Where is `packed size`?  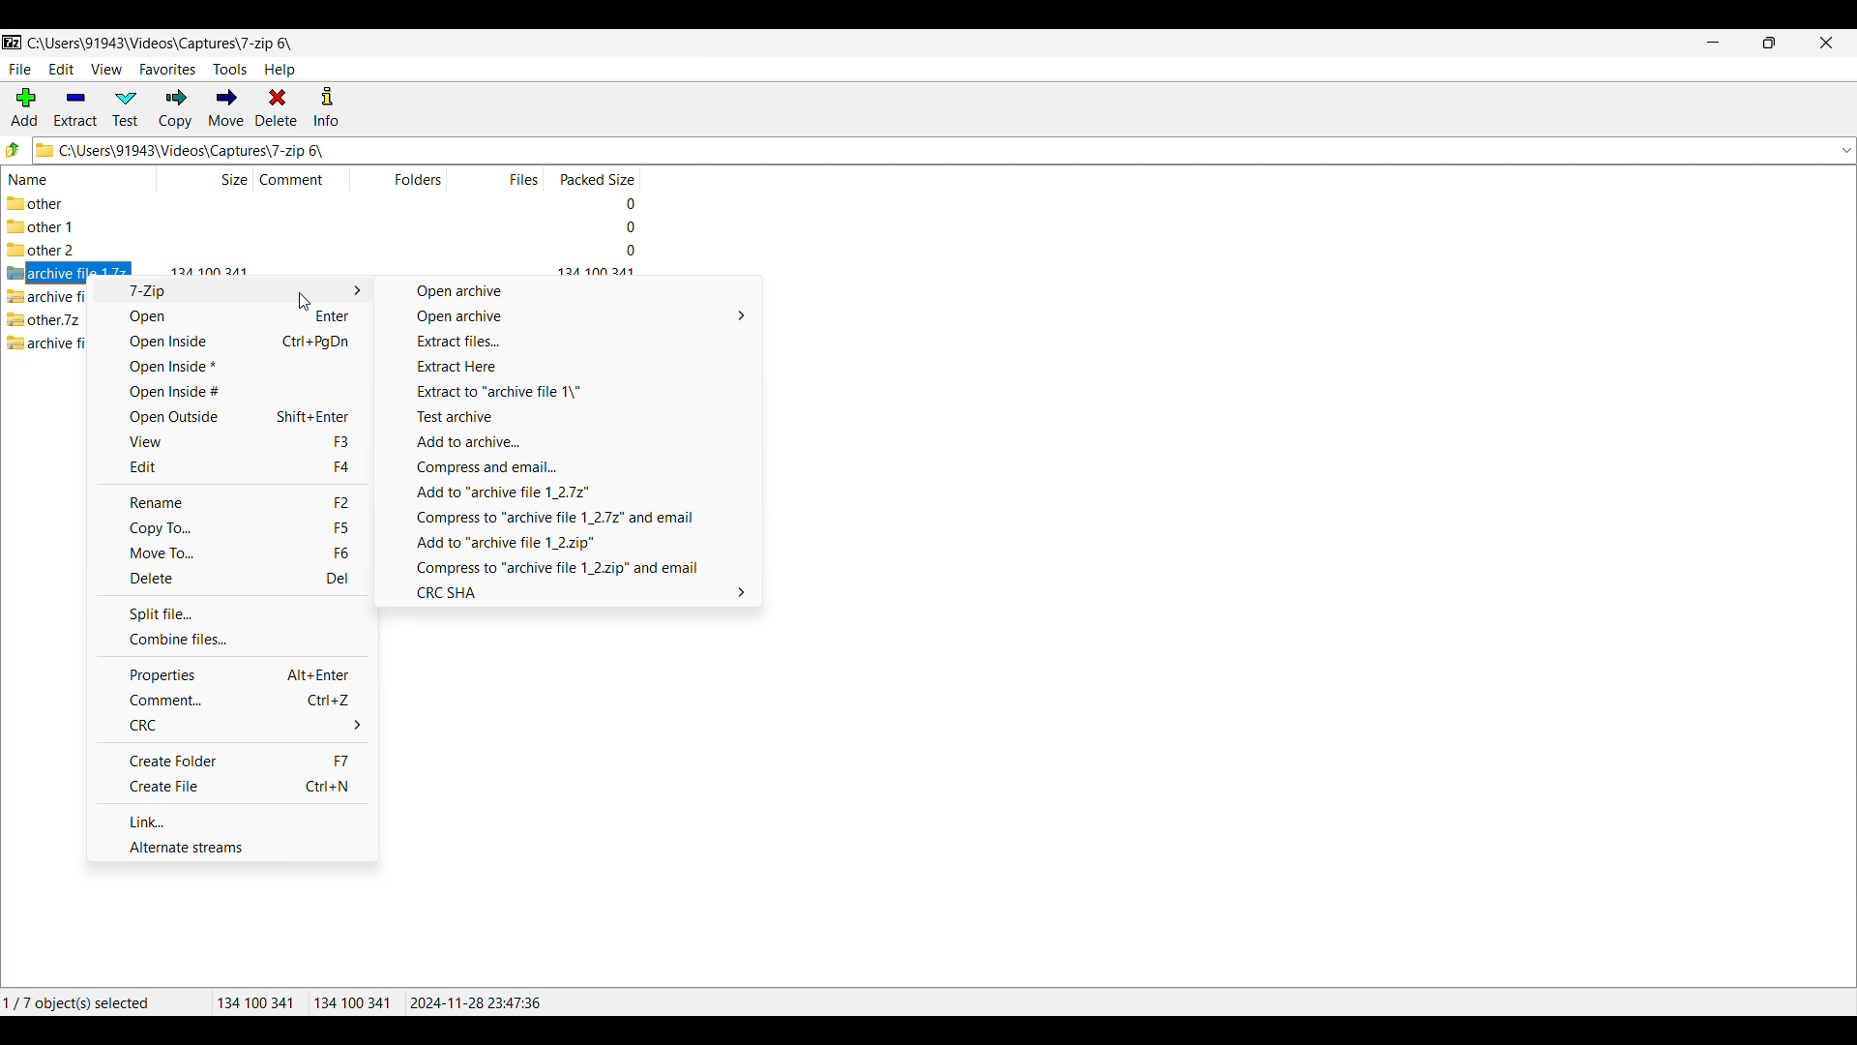 packed size is located at coordinates (623, 227).